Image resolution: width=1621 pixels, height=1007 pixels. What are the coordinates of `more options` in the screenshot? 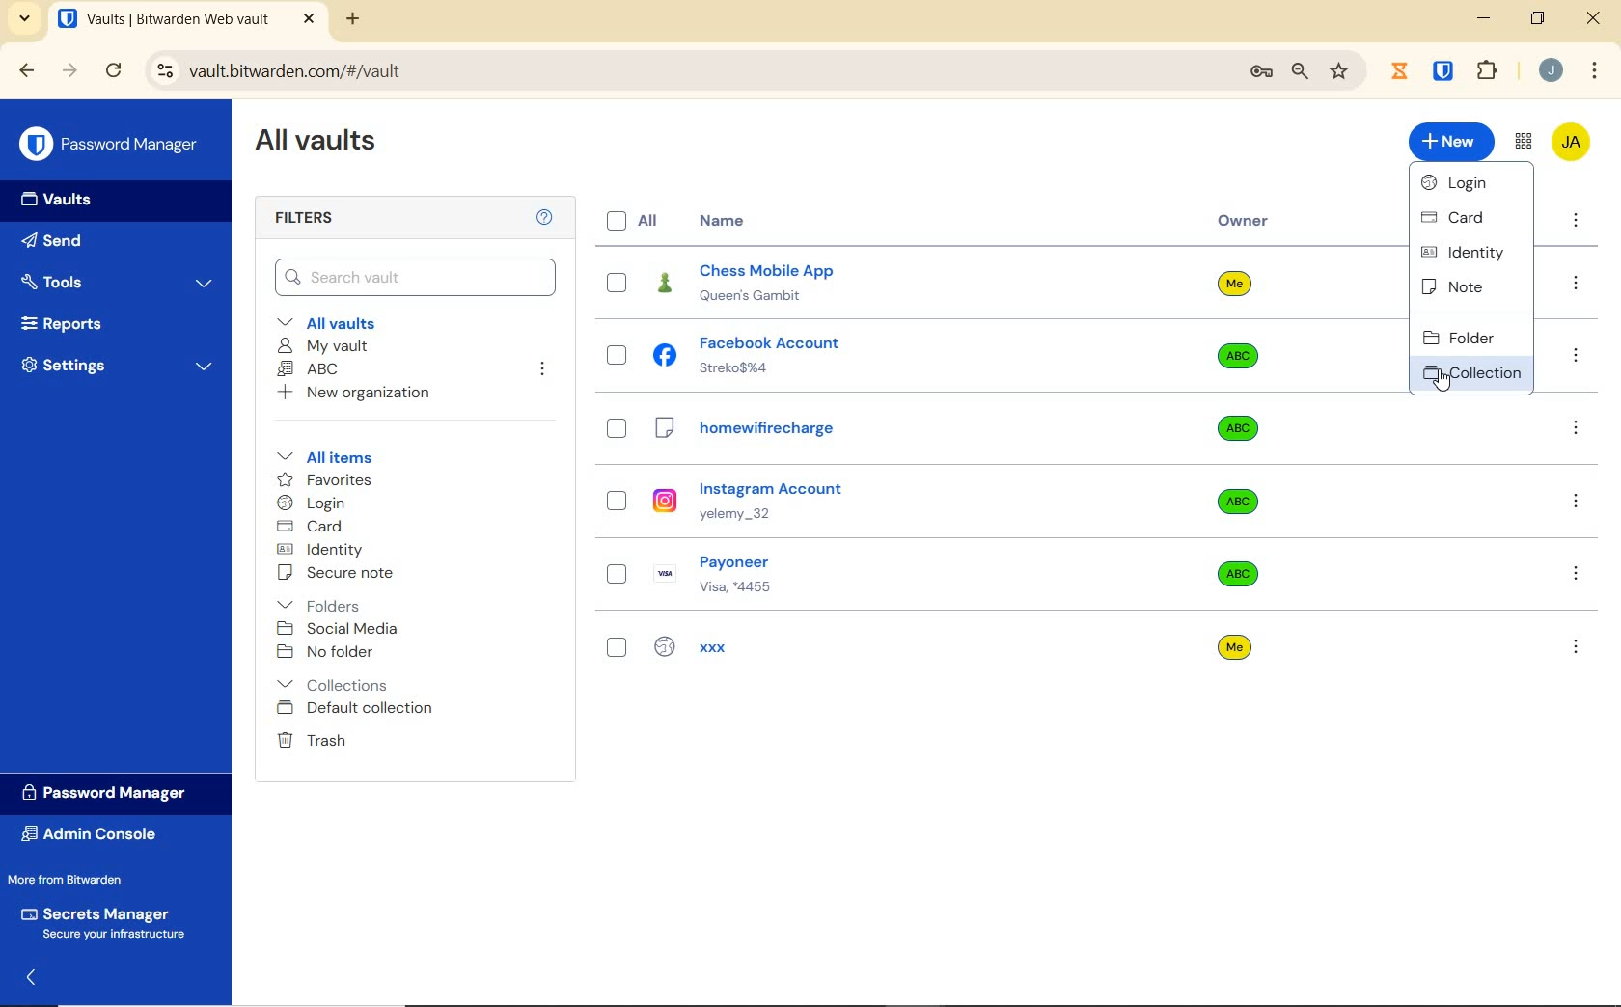 It's located at (1576, 576).